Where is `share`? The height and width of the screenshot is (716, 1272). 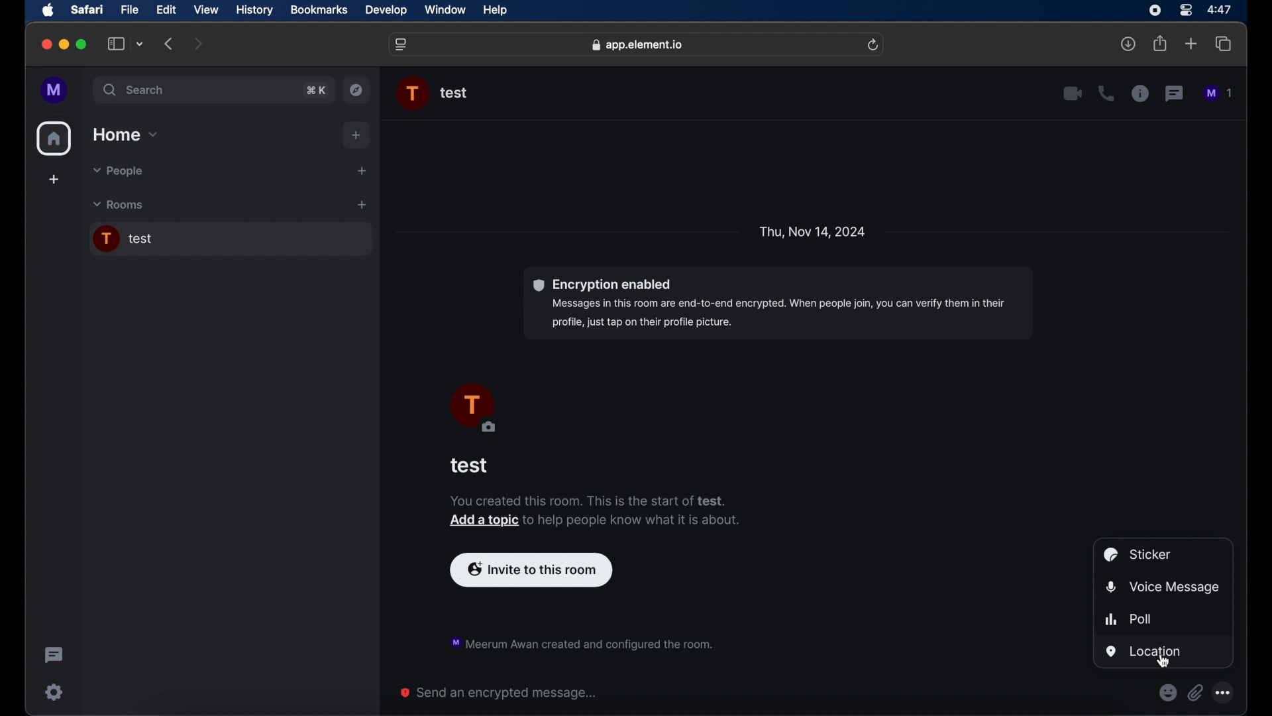 share is located at coordinates (1159, 44).